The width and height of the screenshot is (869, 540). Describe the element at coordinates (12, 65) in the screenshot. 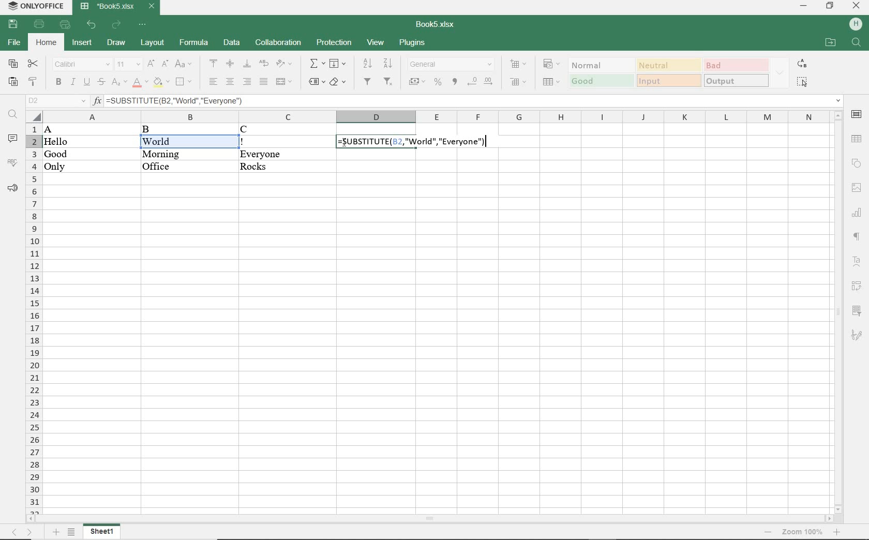

I see `copy` at that location.